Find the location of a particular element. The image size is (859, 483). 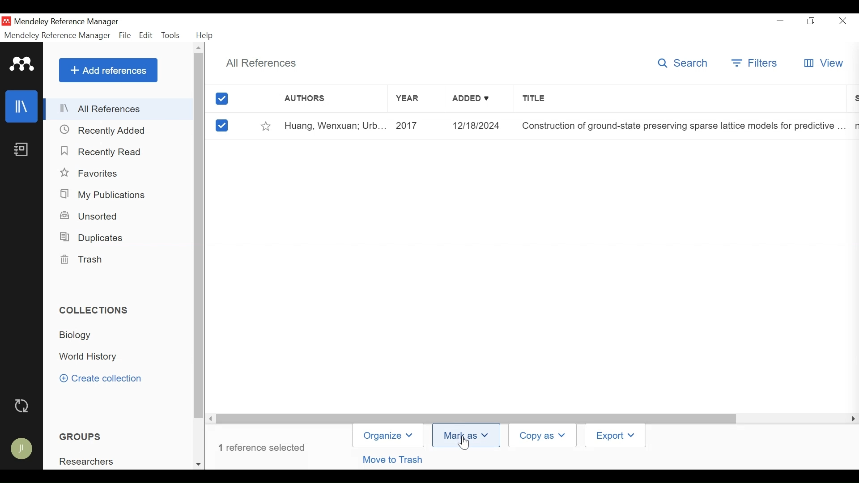

Vertical Scroll bar is located at coordinates (476, 418).